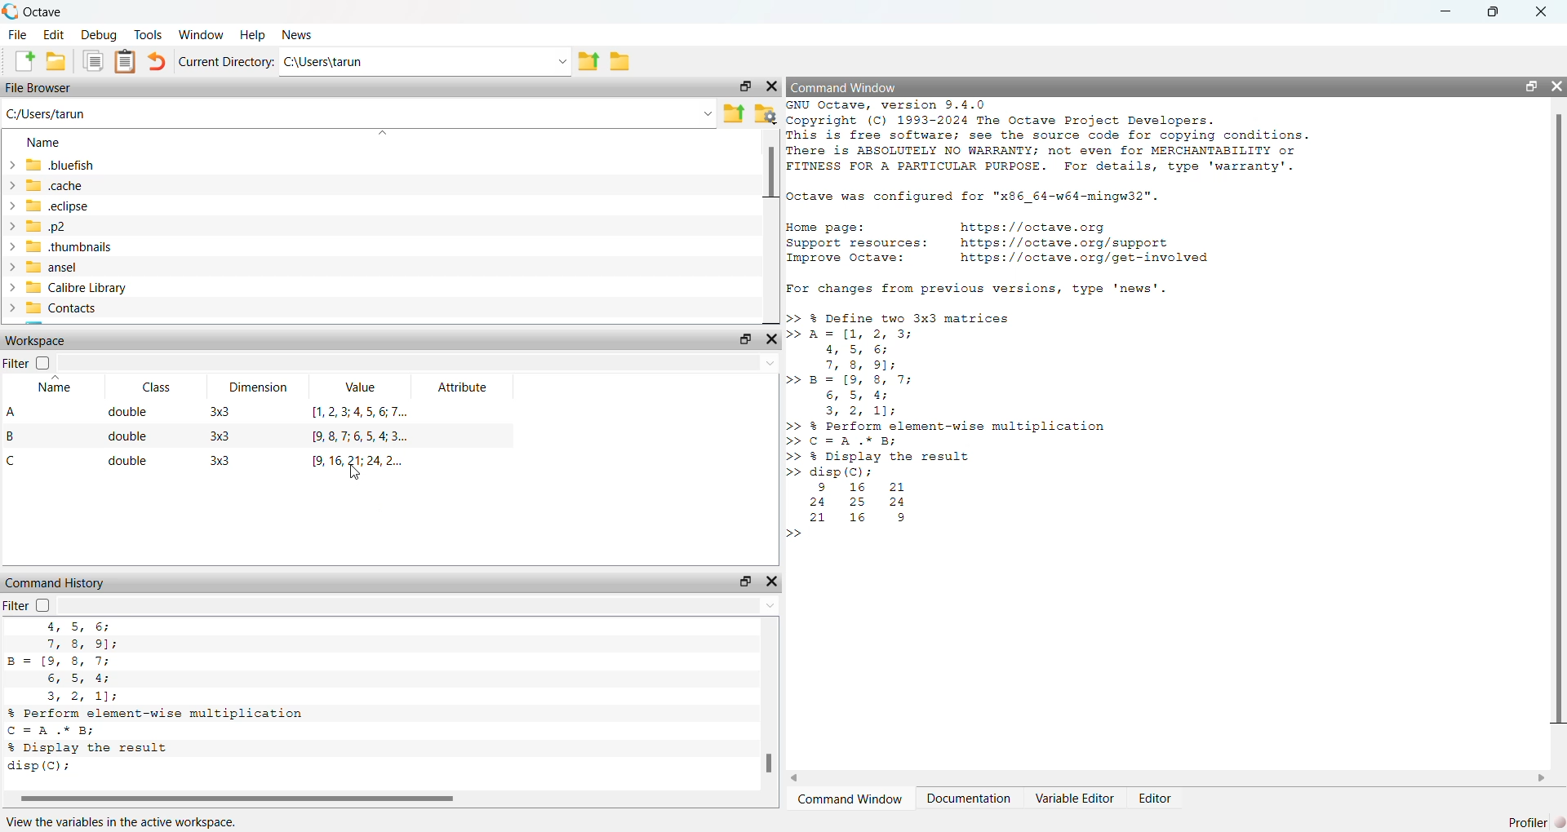  Describe the element at coordinates (96, 35) in the screenshot. I see `Debug` at that location.